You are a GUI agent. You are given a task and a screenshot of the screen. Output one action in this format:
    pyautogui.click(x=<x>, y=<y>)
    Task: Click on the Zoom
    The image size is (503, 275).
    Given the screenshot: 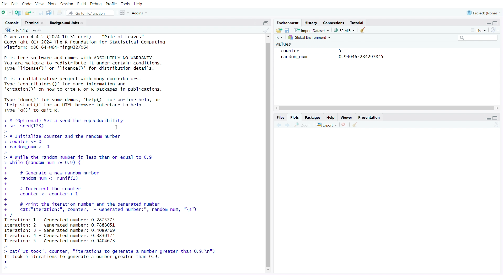 What is the action you would take?
    pyautogui.click(x=304, y=124)
    